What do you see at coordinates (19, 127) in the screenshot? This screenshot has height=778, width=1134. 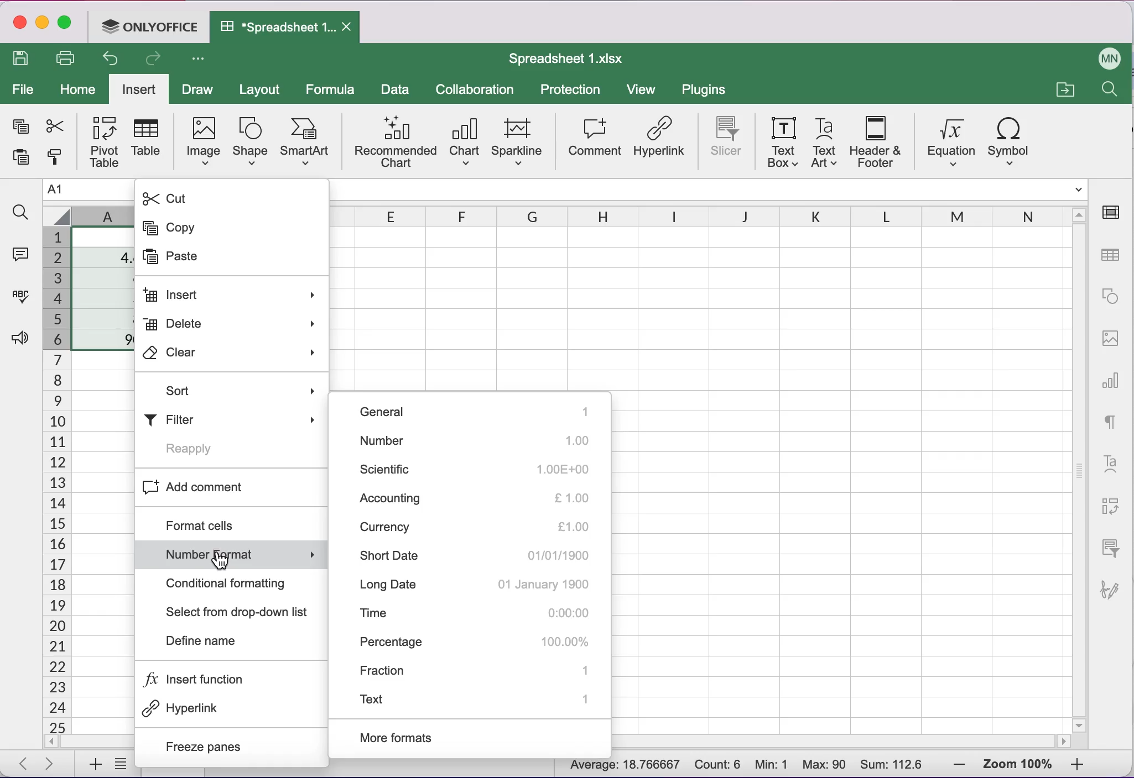 I see `copy` at bounding box center [19, 127].